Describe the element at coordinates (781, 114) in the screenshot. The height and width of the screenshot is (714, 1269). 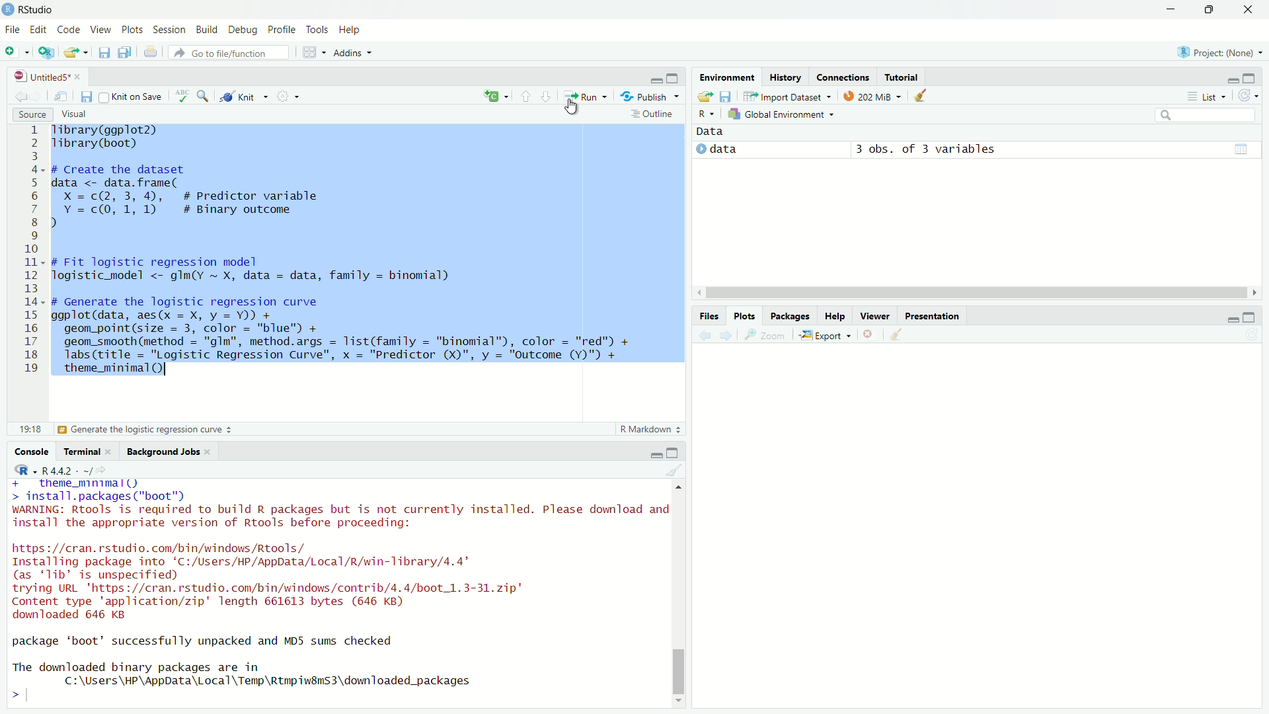
I see `Global Environment` at that location.